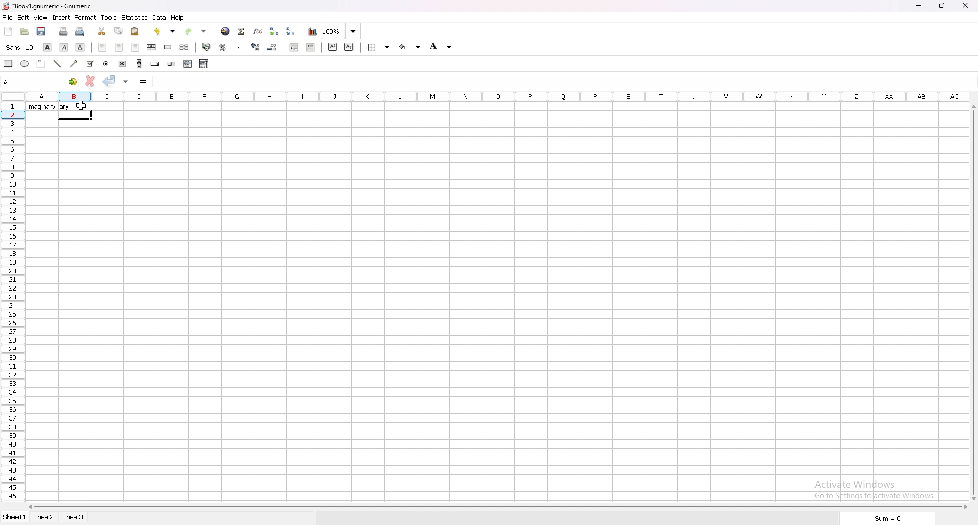 Image resolution: width=978 pixels, height=525 pixels. I want to click on sort ascending, so click(275, 31).